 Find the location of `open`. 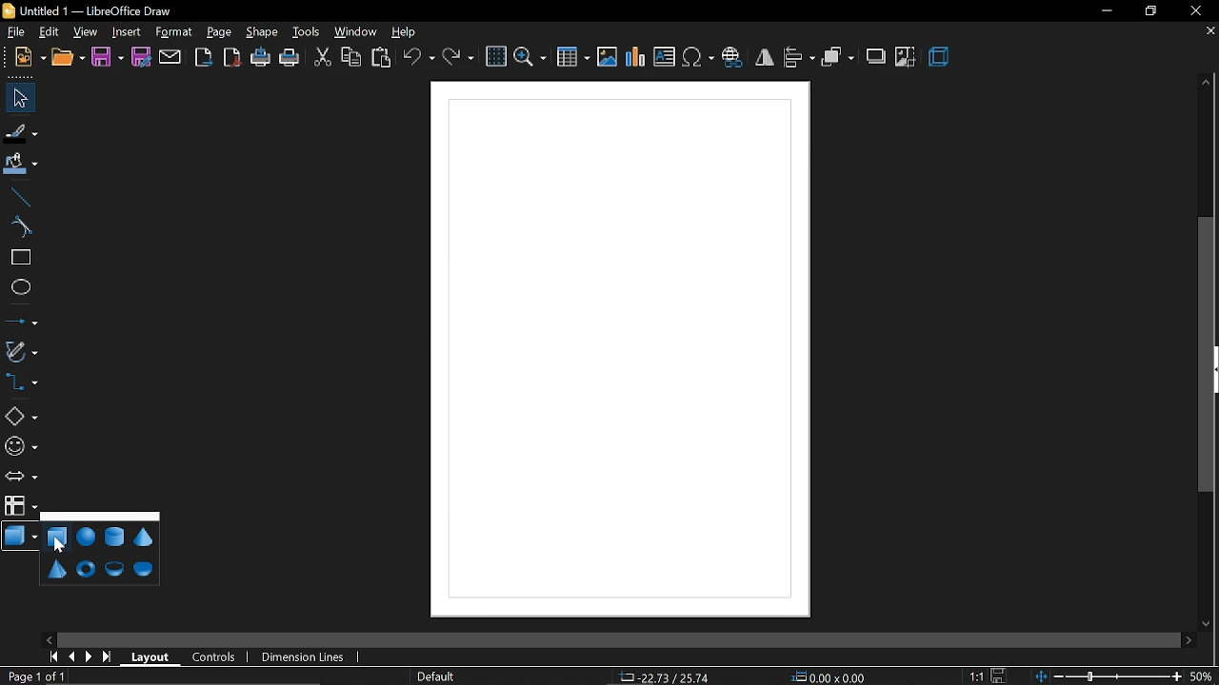

open is located at coordinates (69, 57).